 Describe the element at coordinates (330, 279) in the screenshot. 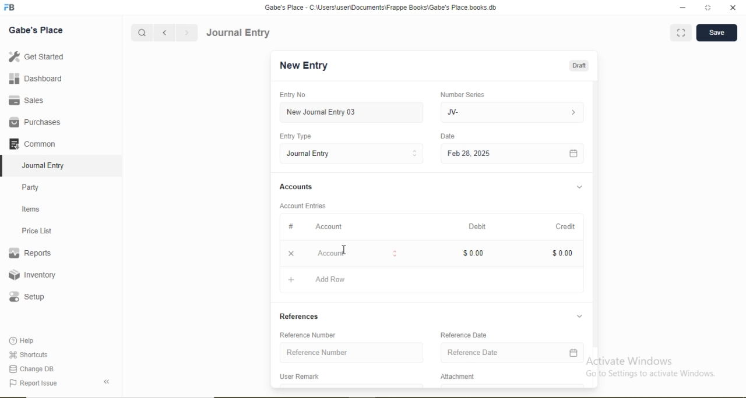

I see `Add Row` at that location.